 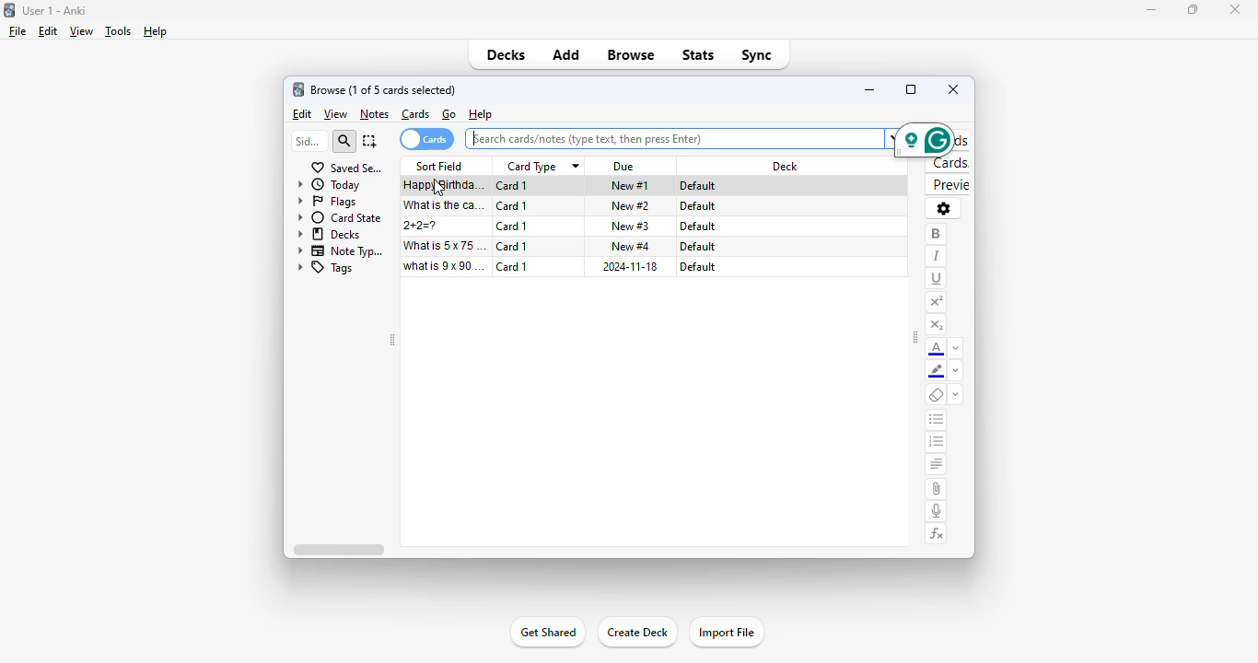 I want to click on card 1, so click(x=512, y=206).